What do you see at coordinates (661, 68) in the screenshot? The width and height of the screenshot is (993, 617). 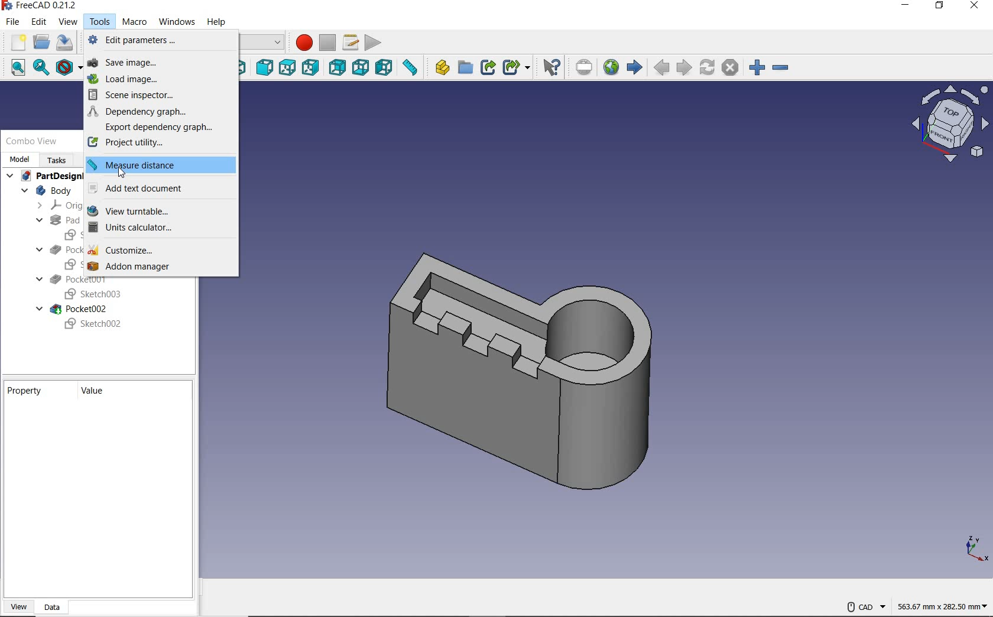 I see `previous page` at bounding box center [661, 68].